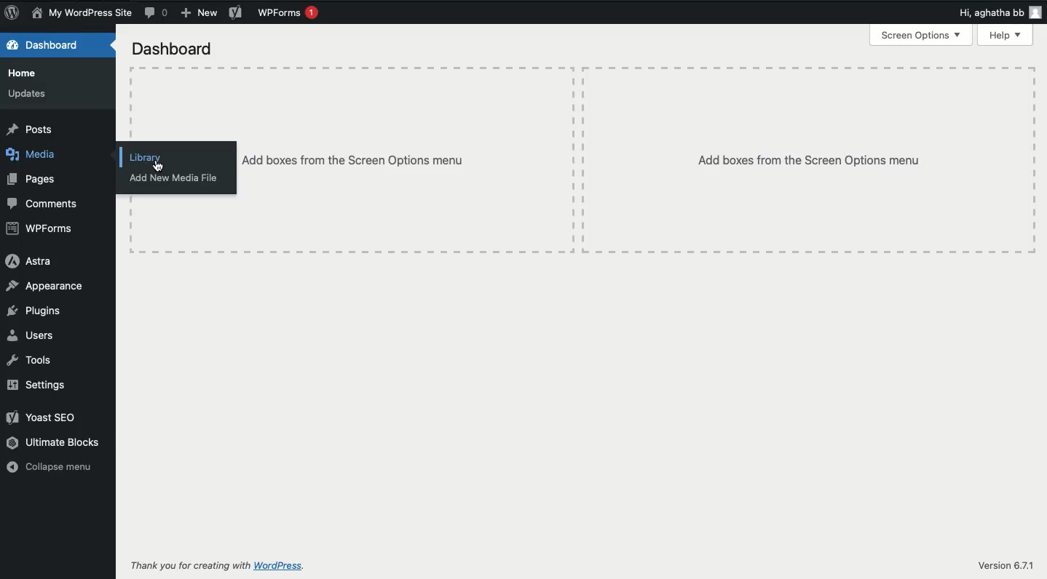  What do you see at coordinates (52, 466) in the screenshot?
I see `Collapse menu` at bounding box center [52, 466].